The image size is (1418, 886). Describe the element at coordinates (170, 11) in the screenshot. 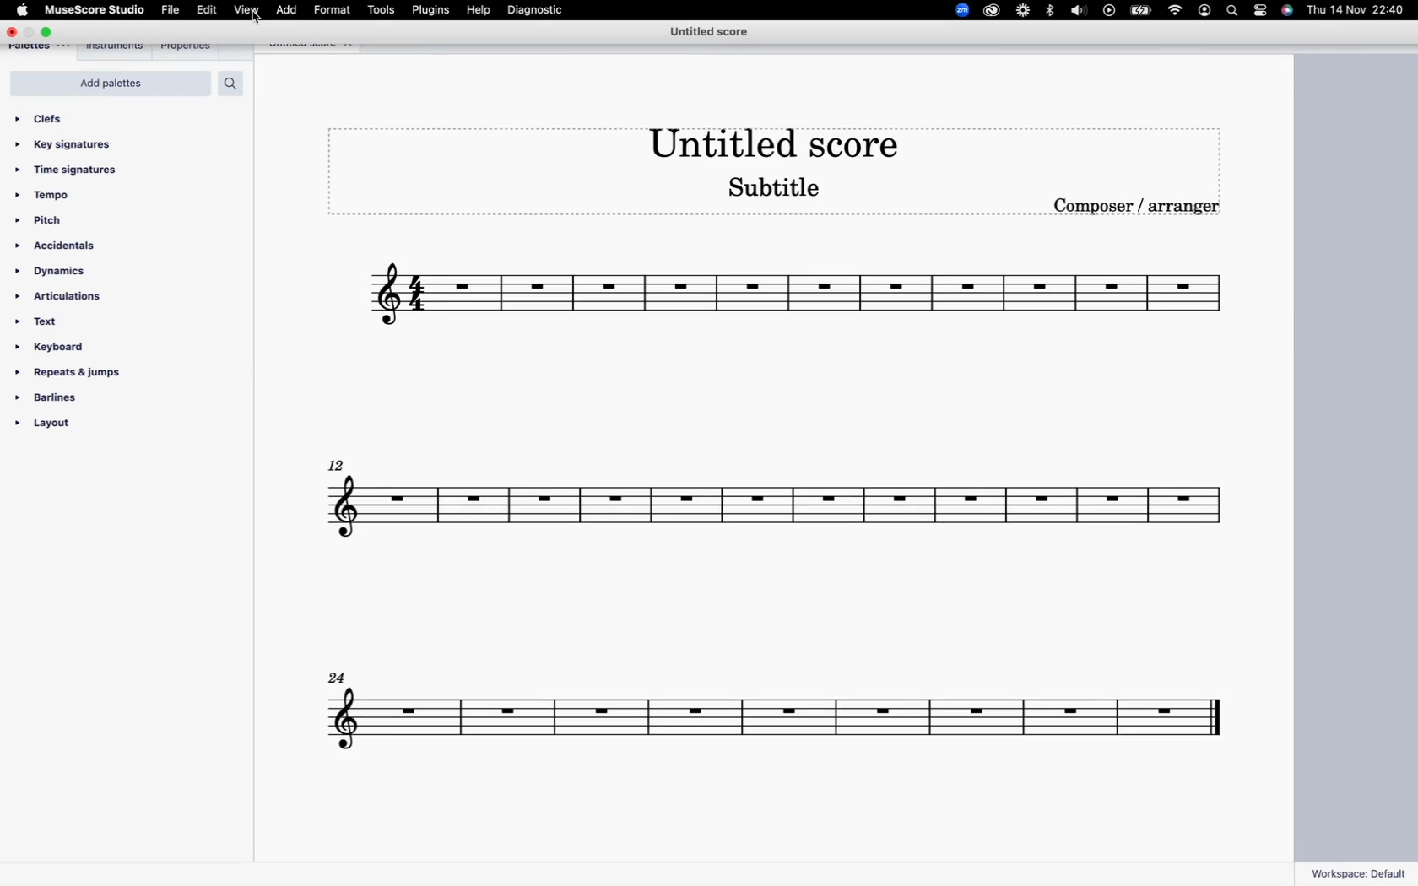

I see `file` at that location.